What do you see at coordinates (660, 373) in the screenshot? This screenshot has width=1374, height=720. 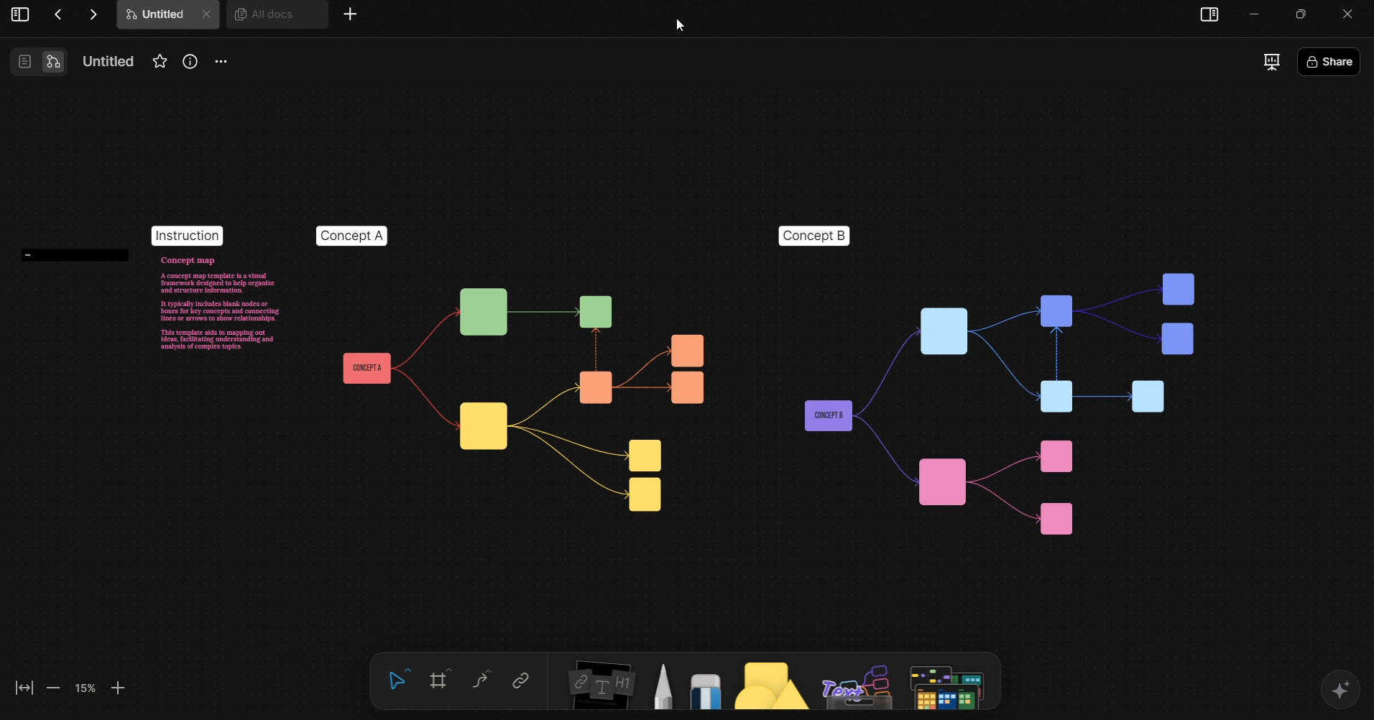 I see `mind map inserted` at bounding box center [660, 373].